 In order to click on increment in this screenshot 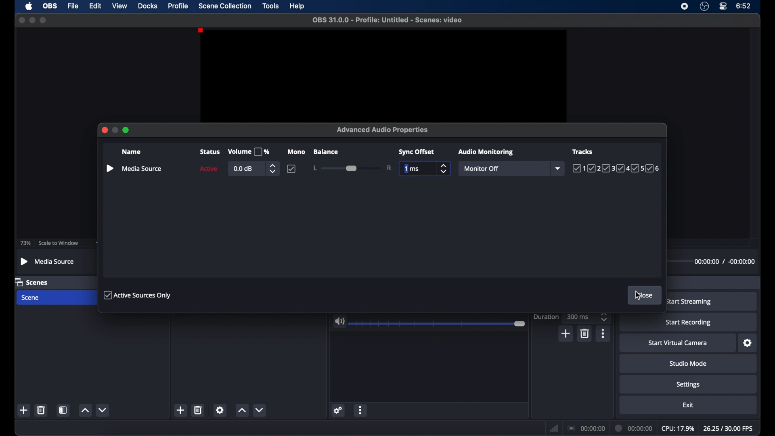, I will do `click(84, 410)`.